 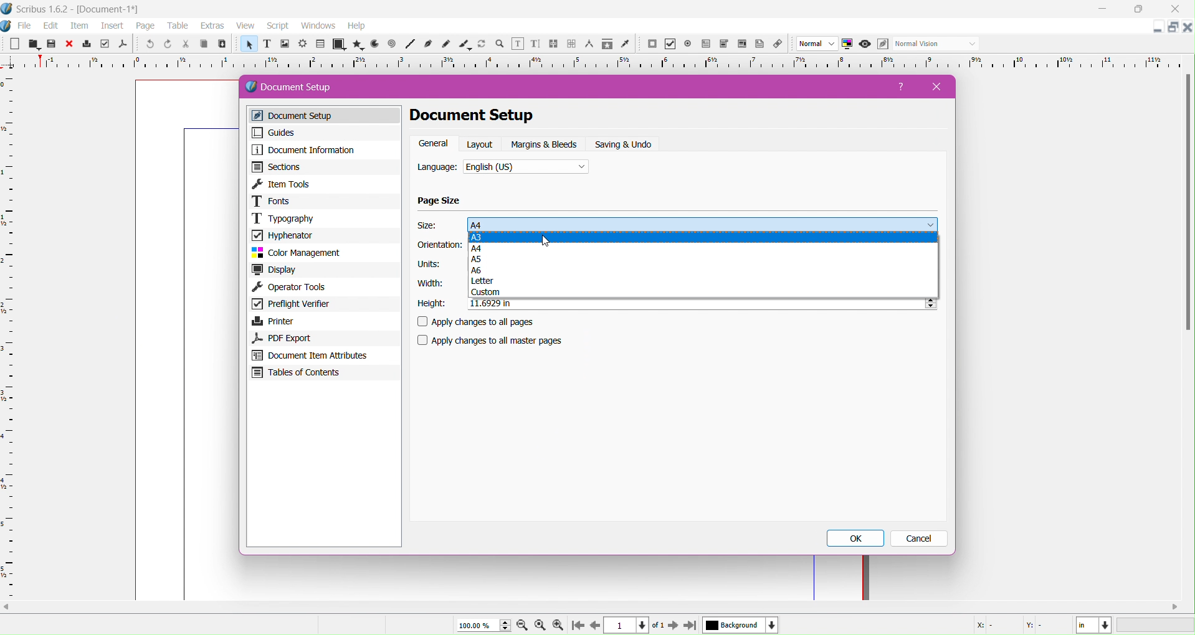 I want to click on app icon, so click(x=7, y=26).